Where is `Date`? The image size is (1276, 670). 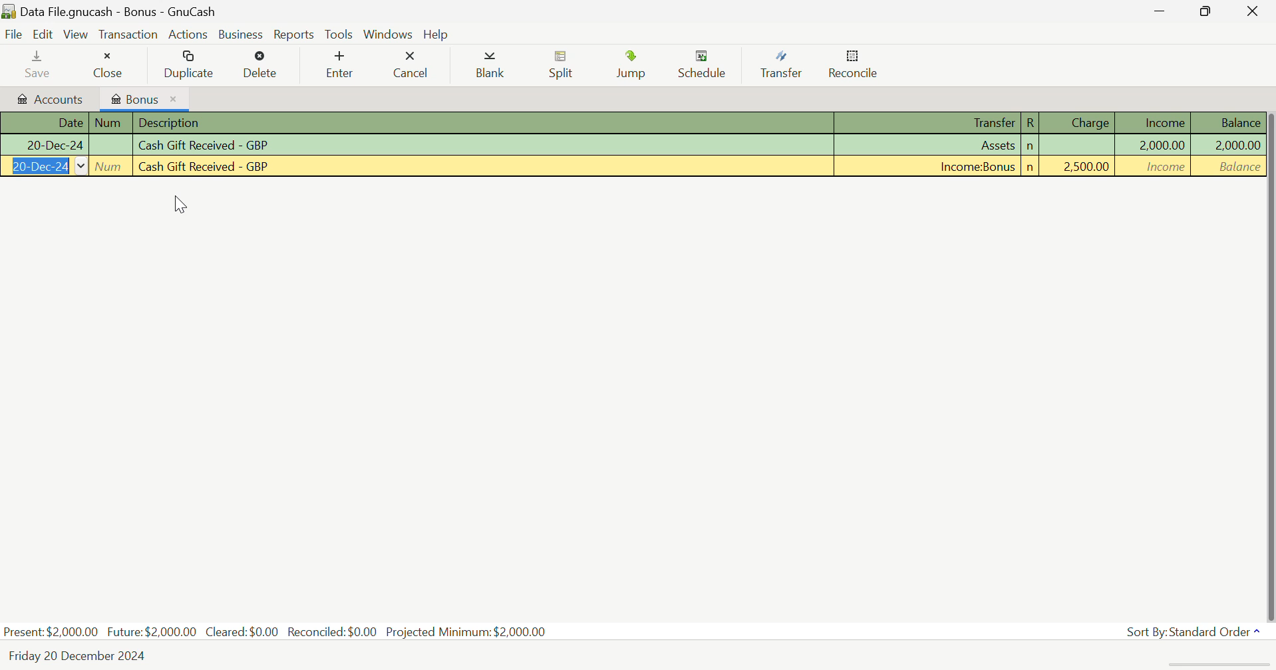 Date is located at coordinates (45, 167).